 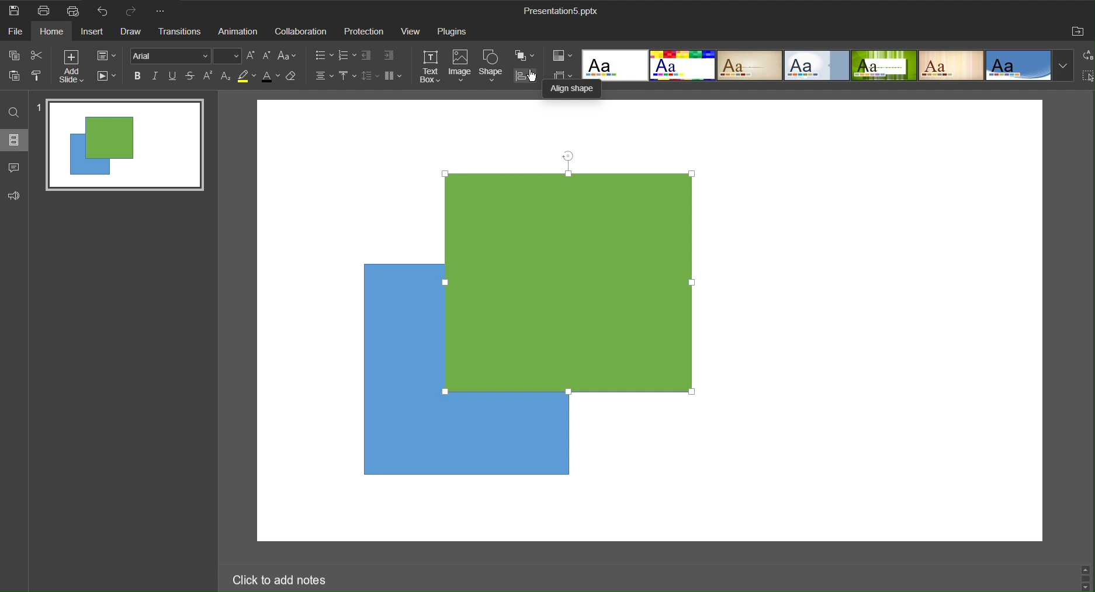 I want to click on Font Settings, so click(x=186, y=57).